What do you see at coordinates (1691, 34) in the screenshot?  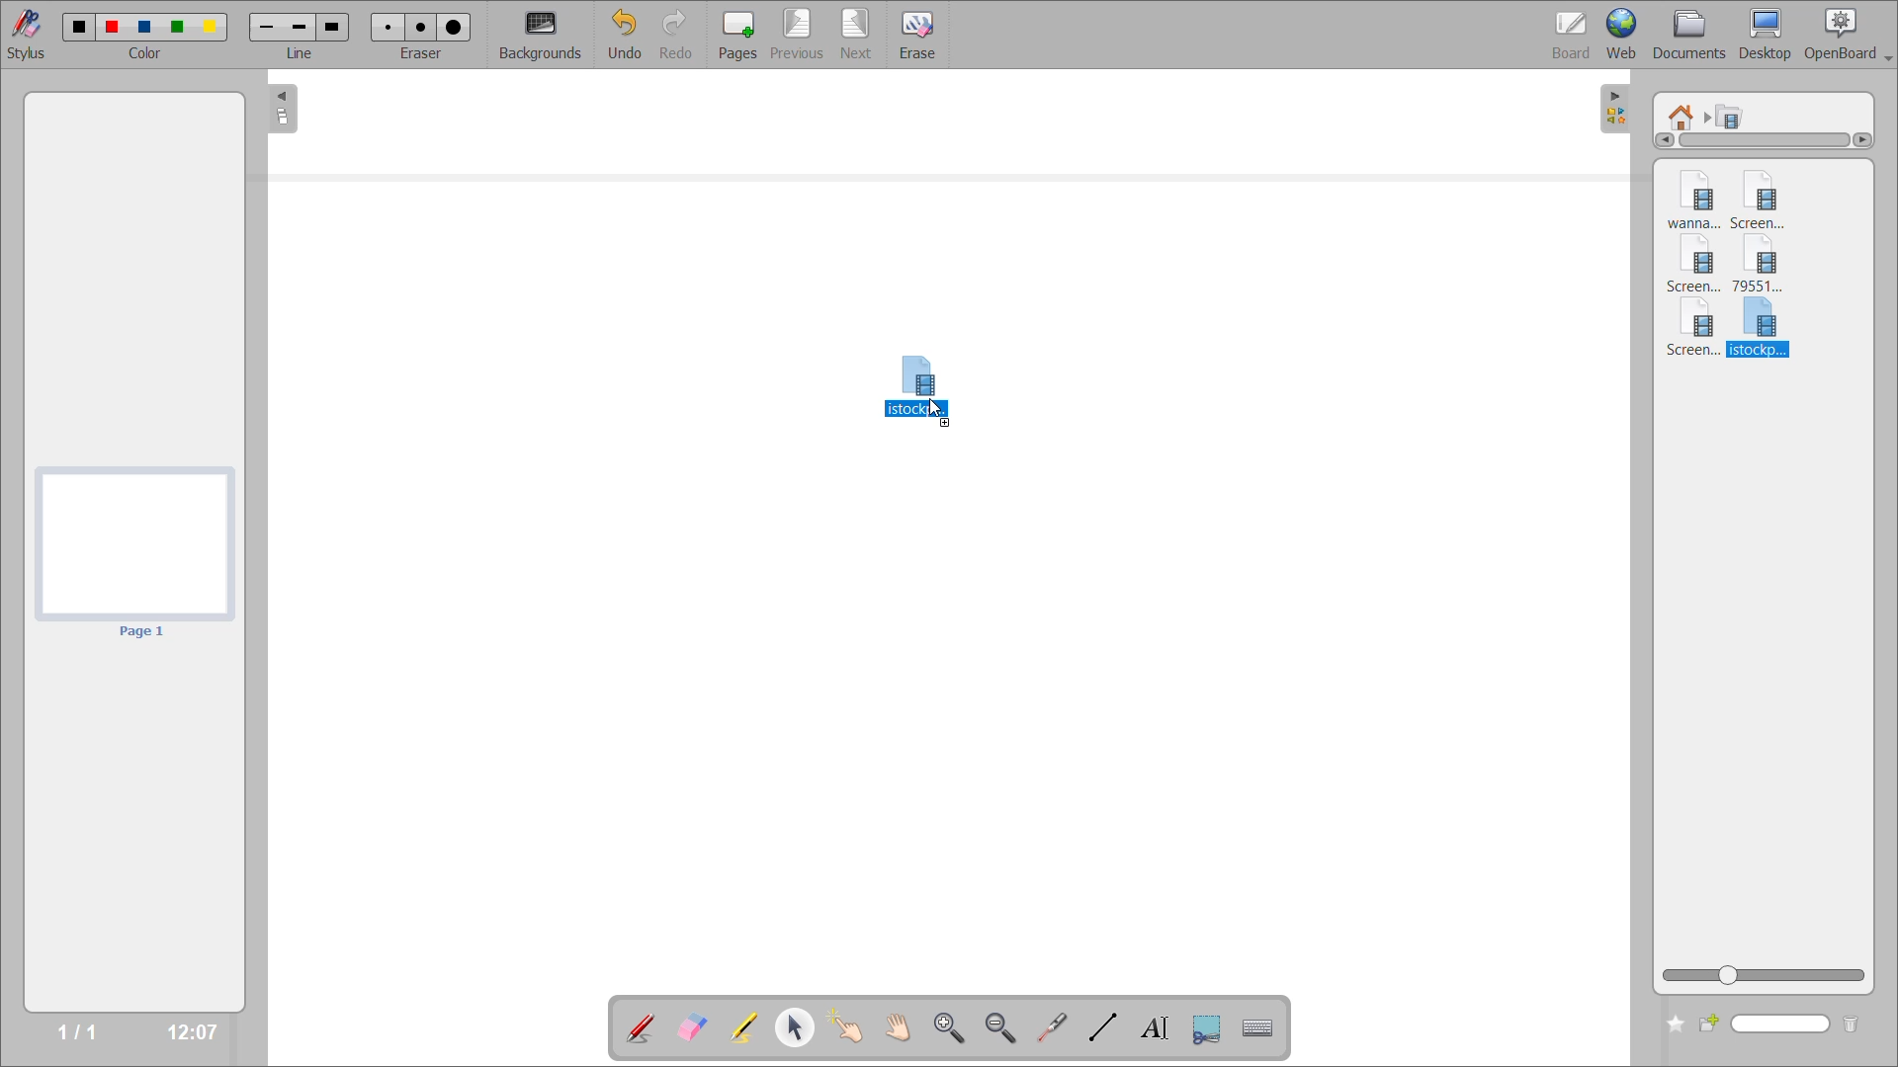 I see `documents` at bounding box center [1691, 34].